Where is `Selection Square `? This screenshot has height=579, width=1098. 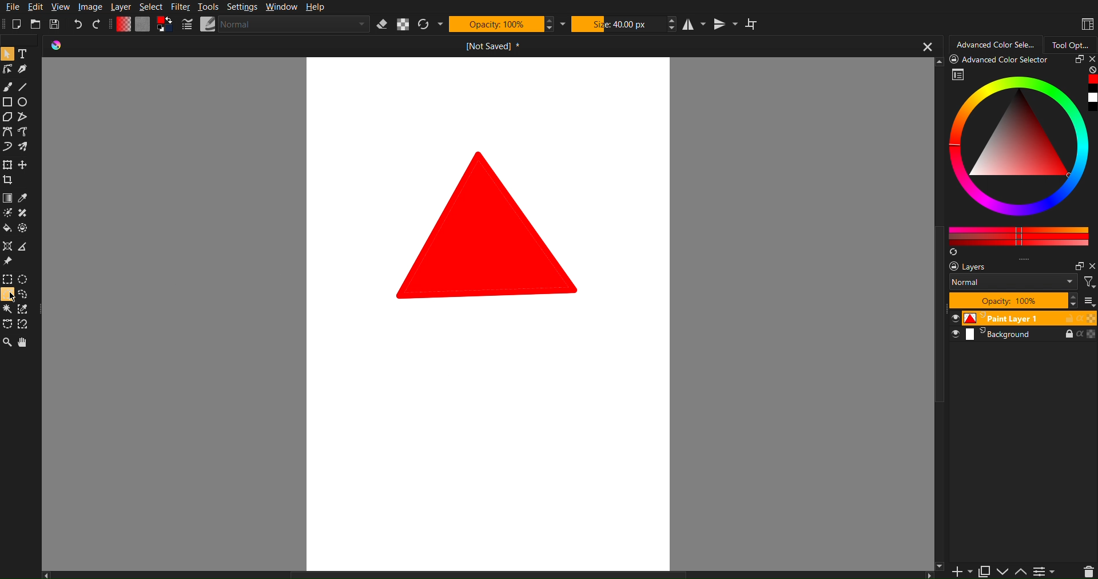 Selection Square  is located at coordinates (25, 278).